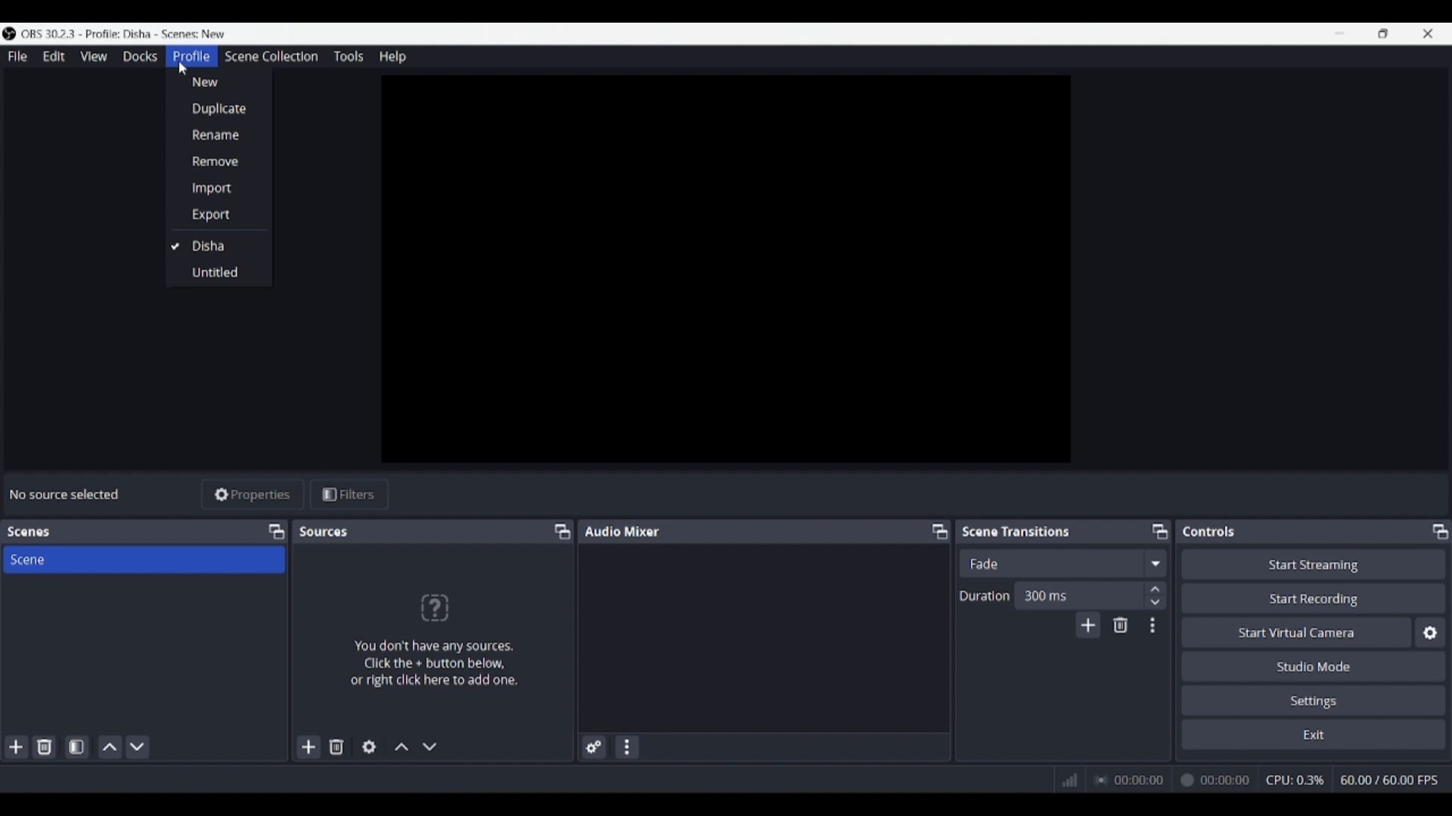  What do you see at coordinates (1087, 625) in the screenshot?
I see `Add transition` at bounding box center [1087, 625].